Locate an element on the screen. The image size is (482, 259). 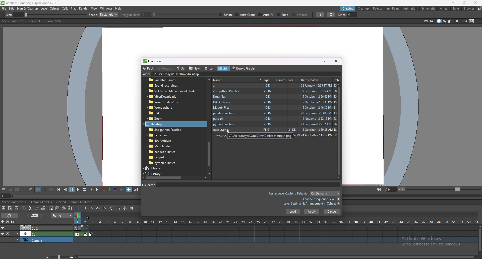
snapshot is located at coordinates (17, 190).